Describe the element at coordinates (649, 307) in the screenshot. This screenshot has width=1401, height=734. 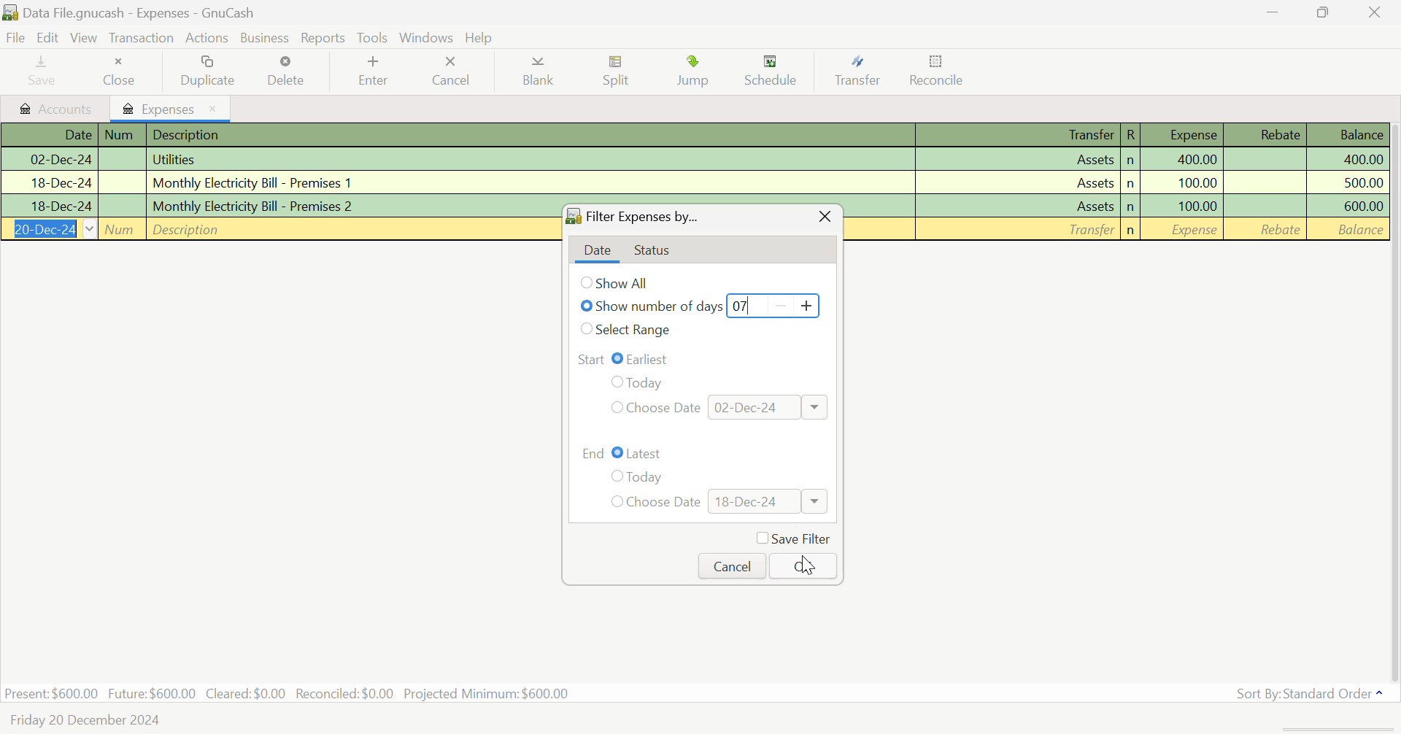
I see `Show number of days selected` at that location.